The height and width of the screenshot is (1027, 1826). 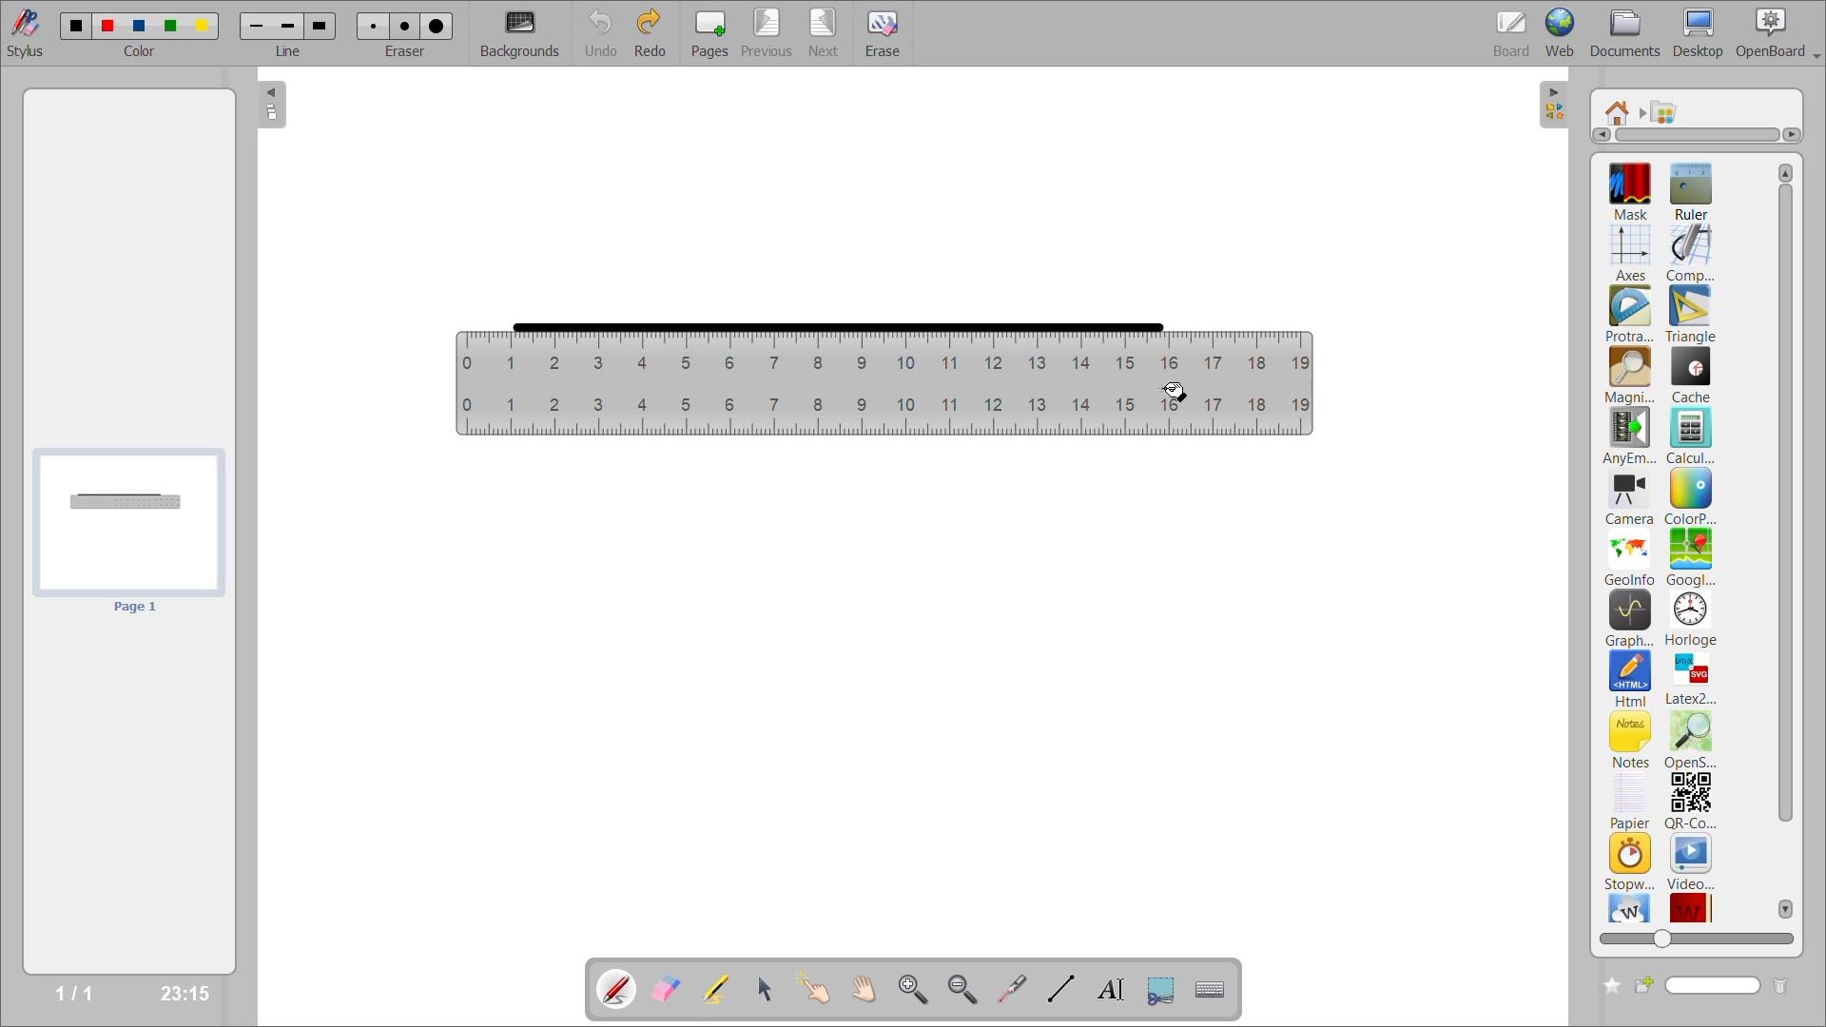 I want to click on stopwatch, so click(x=1629, y=861).